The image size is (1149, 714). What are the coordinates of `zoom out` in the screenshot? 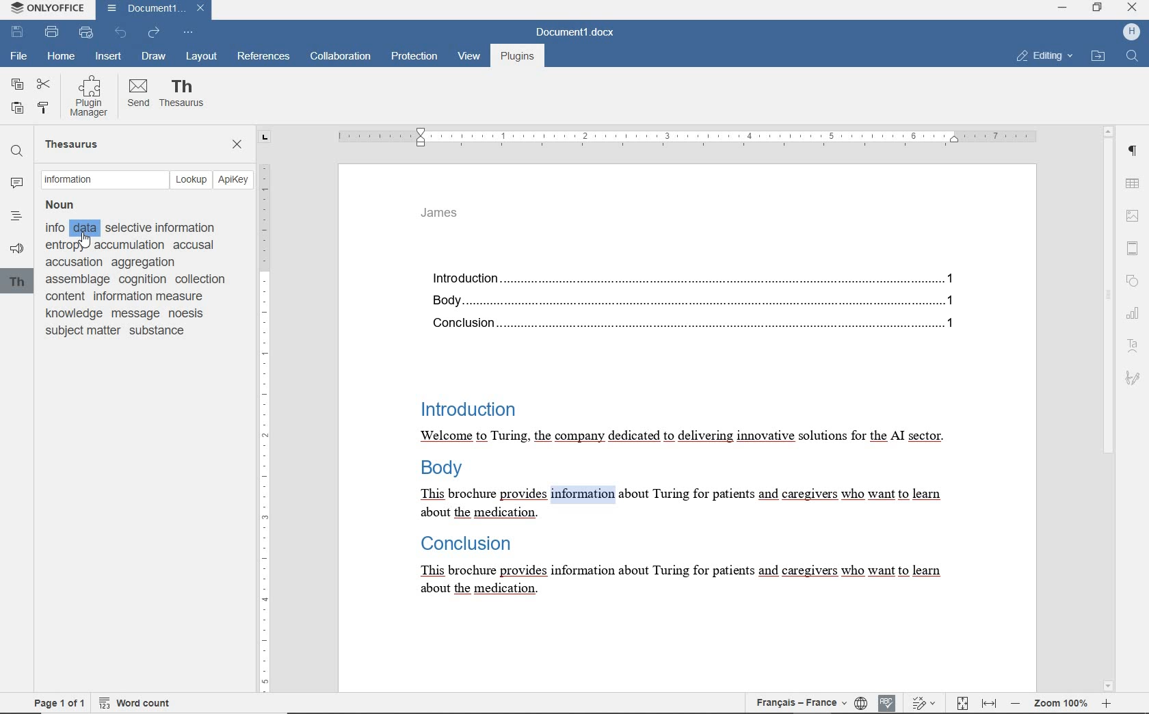 It's located at (1016, 704).